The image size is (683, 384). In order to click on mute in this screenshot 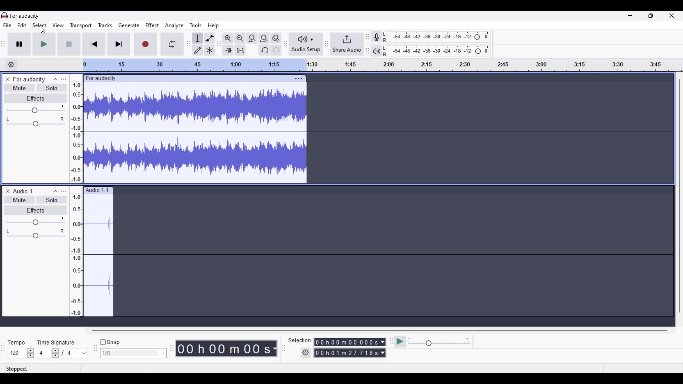, I will do `click(19, 200)`.